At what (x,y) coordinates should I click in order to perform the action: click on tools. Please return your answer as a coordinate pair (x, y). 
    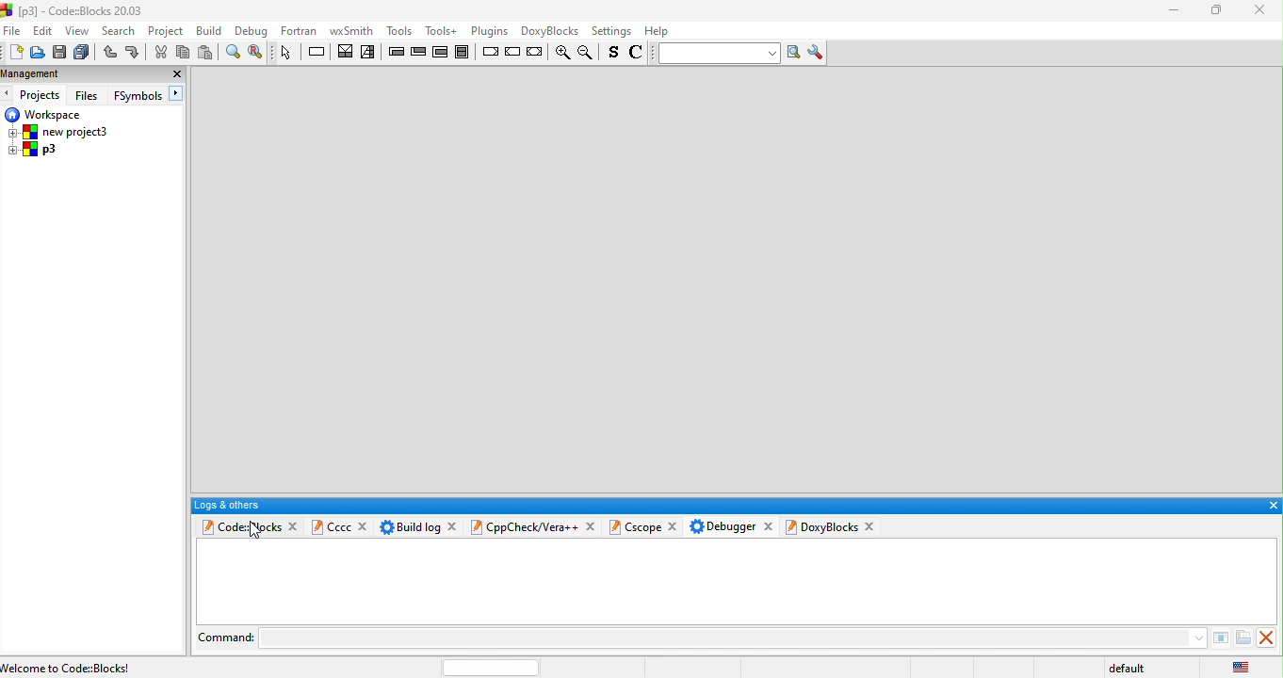
    Looking at the image, I should click on (398, 28).